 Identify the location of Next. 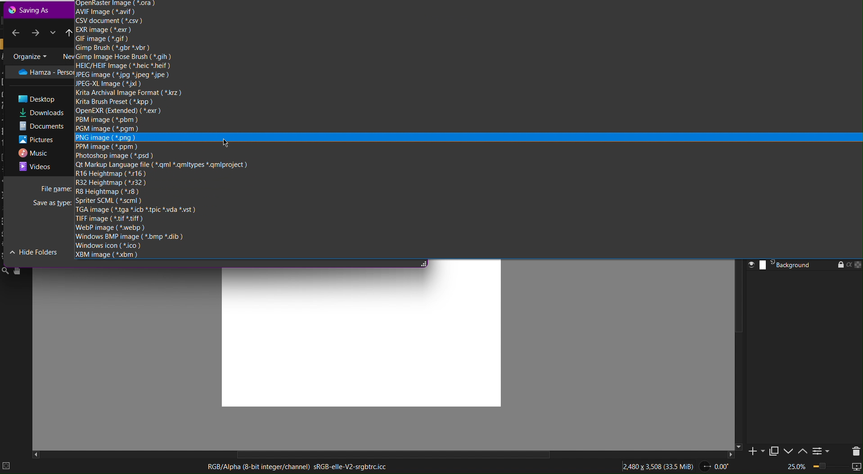
(36, 32).